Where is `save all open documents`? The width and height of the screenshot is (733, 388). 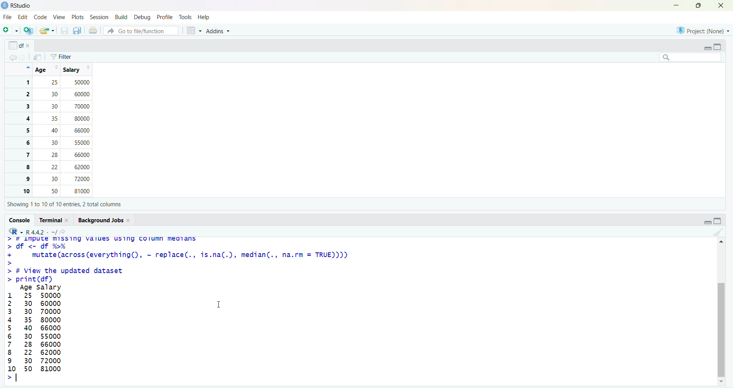
save all open documents is located at coordinates (77, 31).